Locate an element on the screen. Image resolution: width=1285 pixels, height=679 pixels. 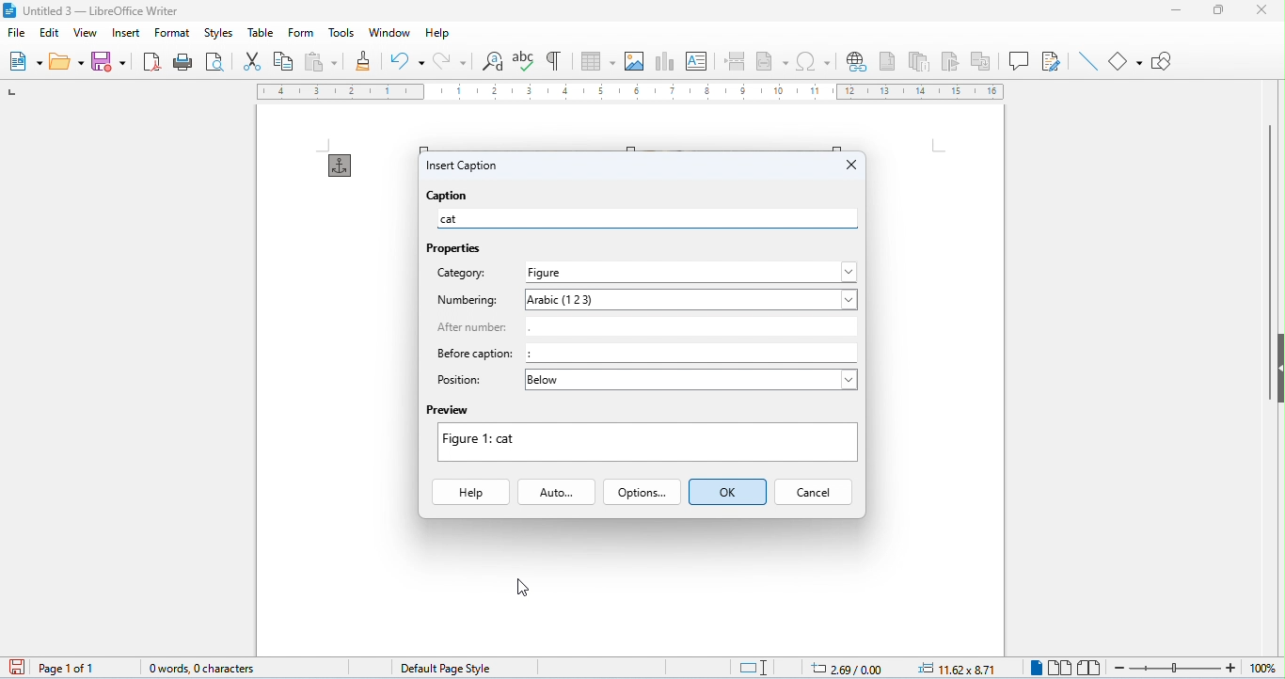
view is located at coordinates (84, 32).